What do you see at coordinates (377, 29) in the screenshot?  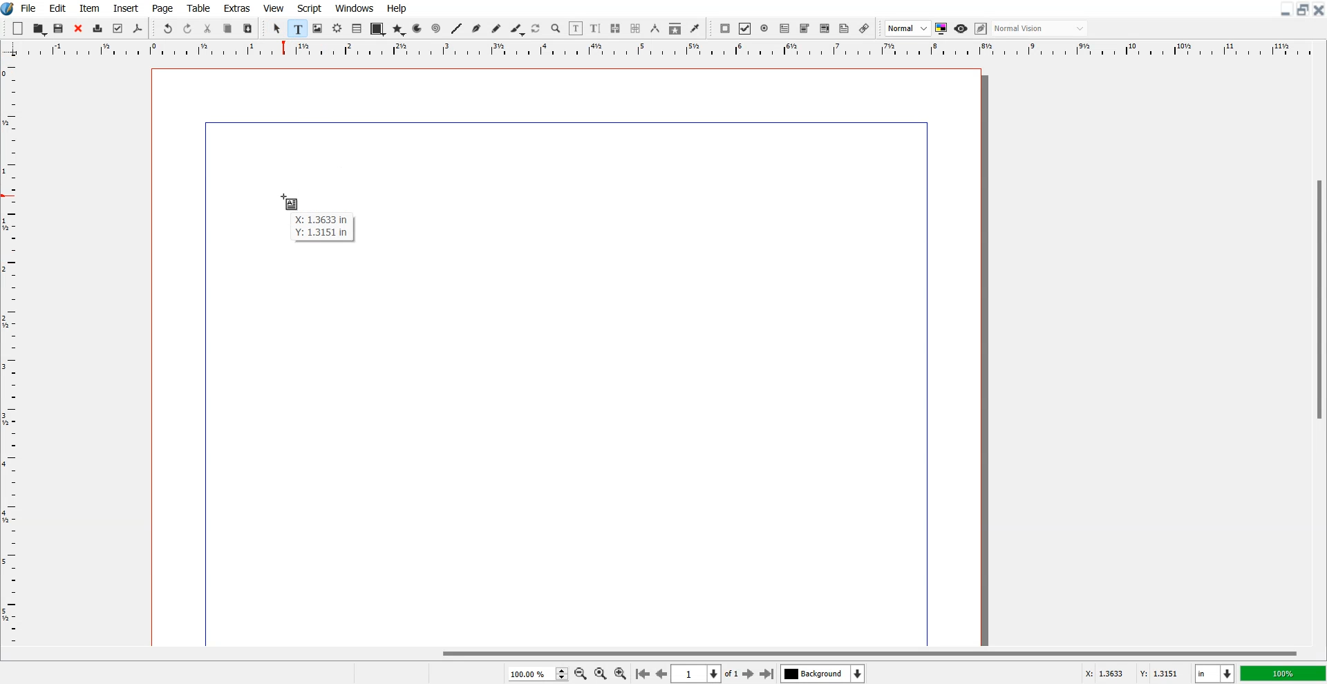 I see `Shape` at bounding box center [377, 29].